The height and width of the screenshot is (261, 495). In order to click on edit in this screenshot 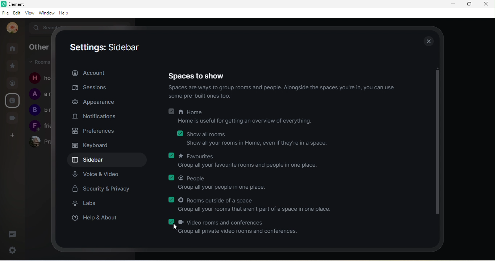, I will do `click(17, 13)`.